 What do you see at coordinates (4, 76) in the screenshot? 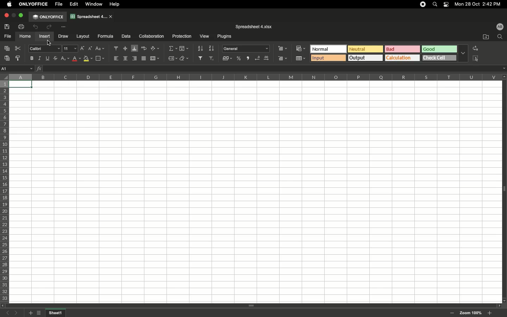
I see `Selector` at bounding box center [4, 76].